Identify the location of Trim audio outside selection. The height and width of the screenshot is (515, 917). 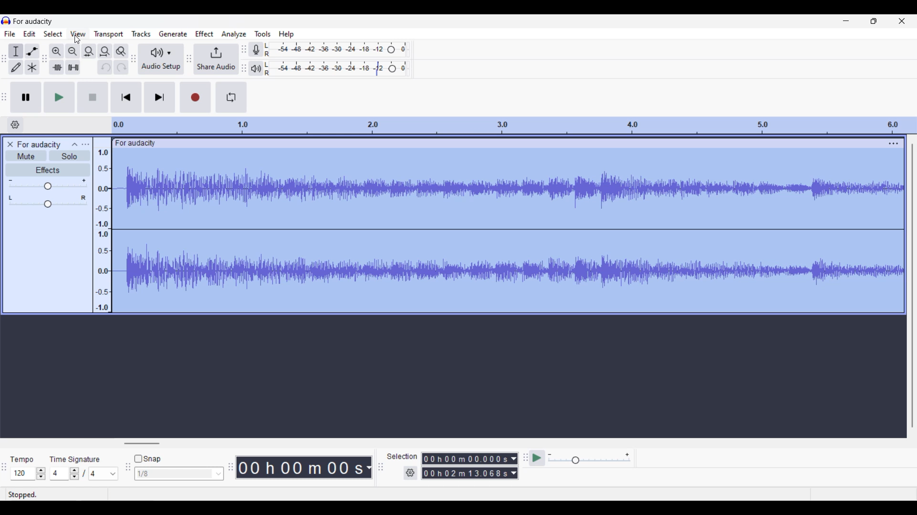
(57, 67).